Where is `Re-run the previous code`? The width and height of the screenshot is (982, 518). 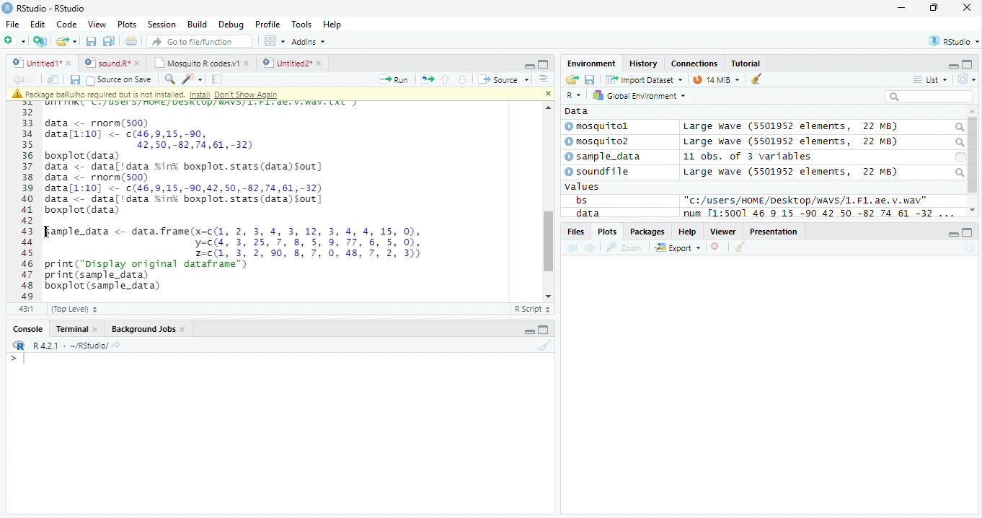
Re-run the previous code is located at coordinates (427, 79).